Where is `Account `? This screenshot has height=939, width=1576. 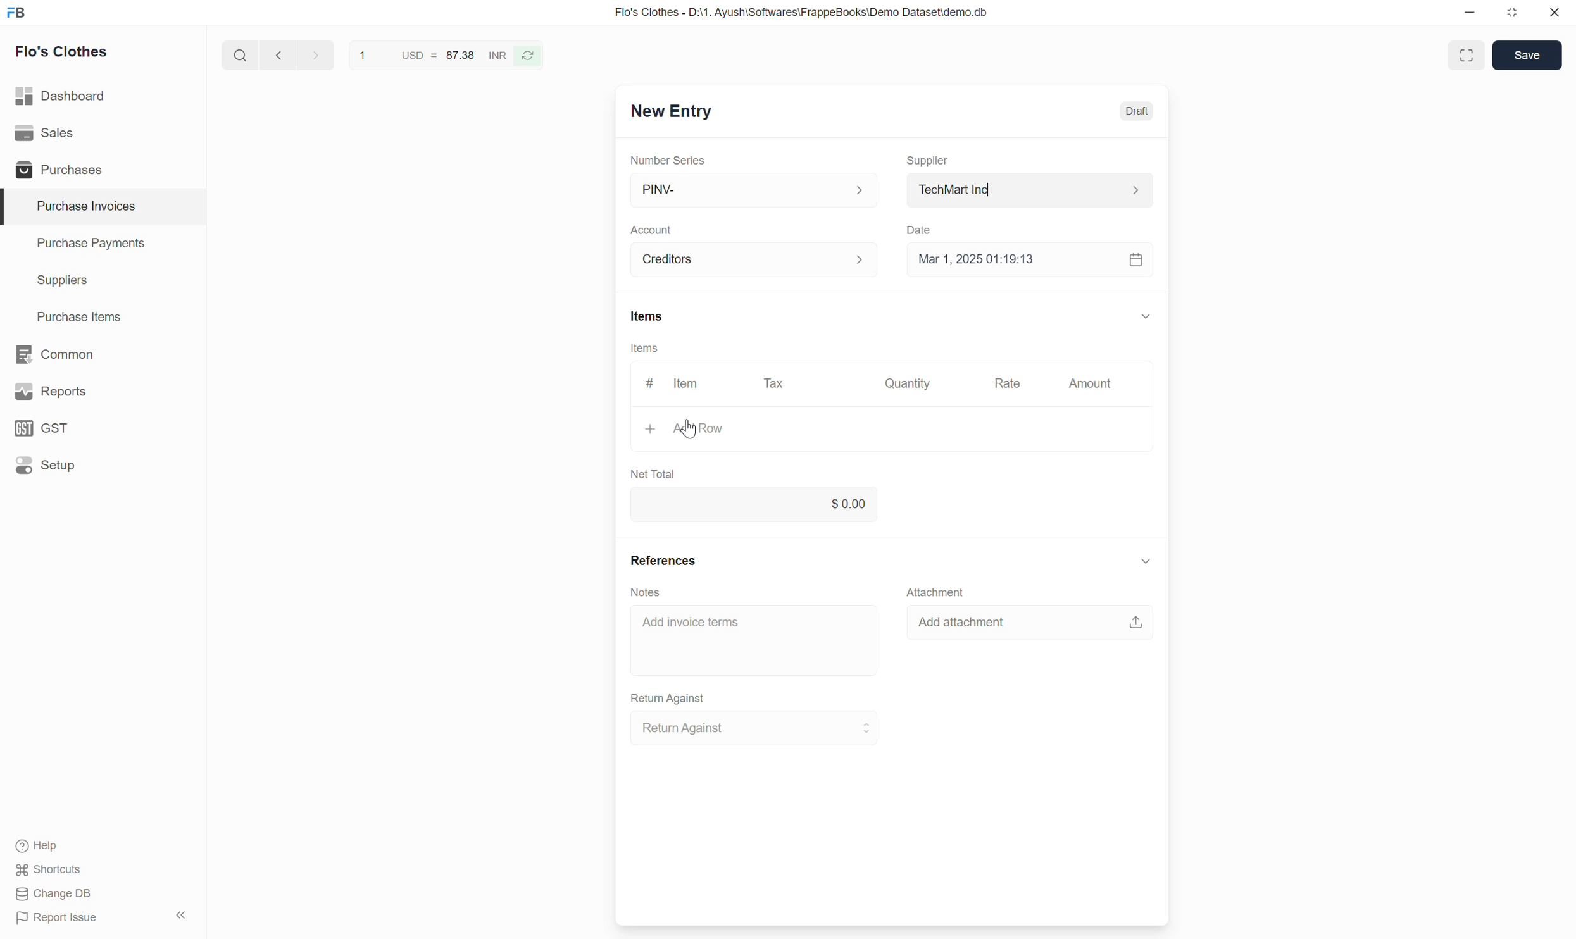
Account  is located at coordinates (754, 258).